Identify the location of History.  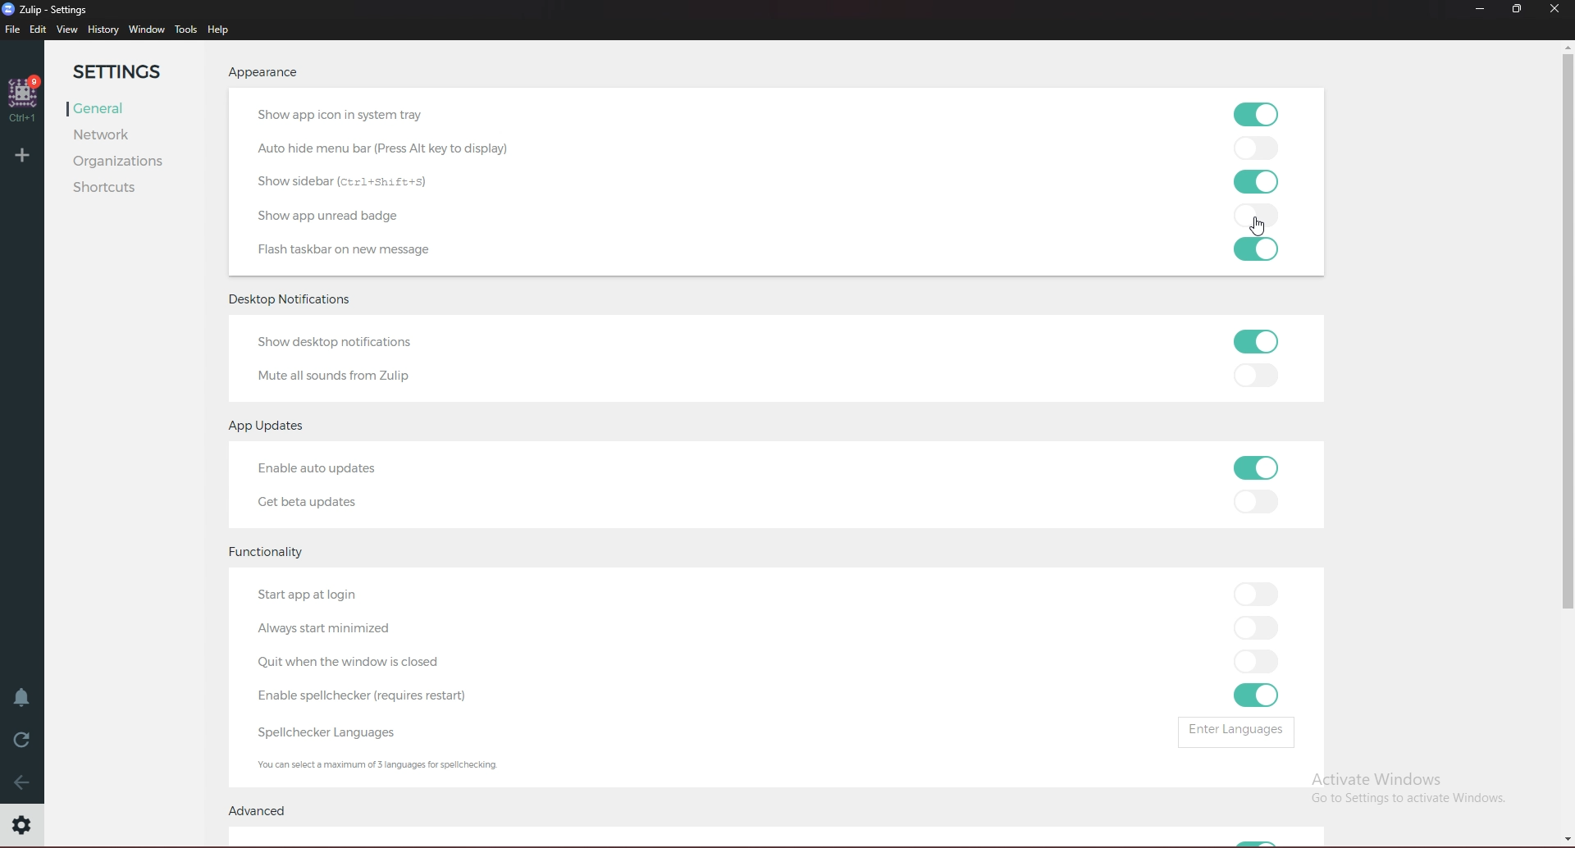
(103, 30).